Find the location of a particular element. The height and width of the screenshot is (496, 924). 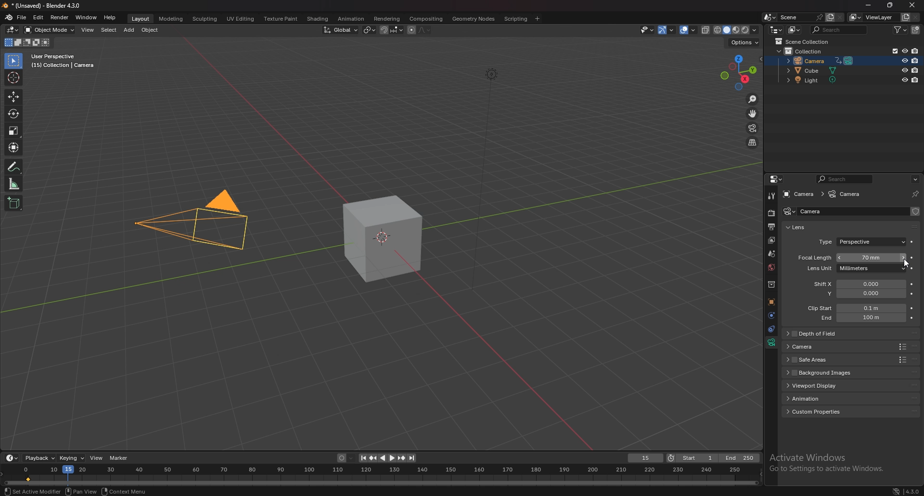

help is located at coordinates (110, 18).